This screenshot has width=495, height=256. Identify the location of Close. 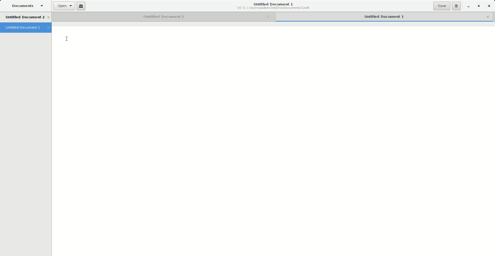
(489, 6).